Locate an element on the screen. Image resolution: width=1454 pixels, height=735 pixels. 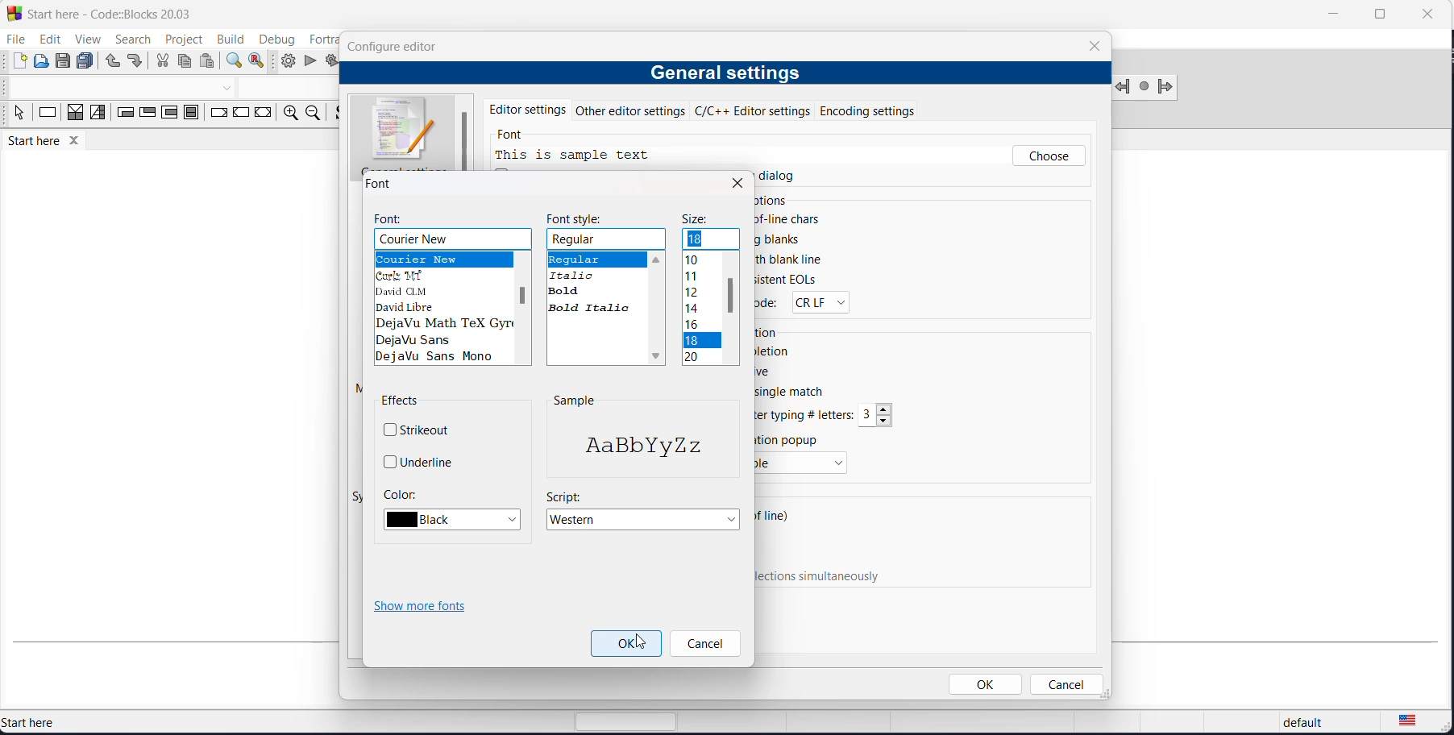
build is located at coordinates (229, 39).